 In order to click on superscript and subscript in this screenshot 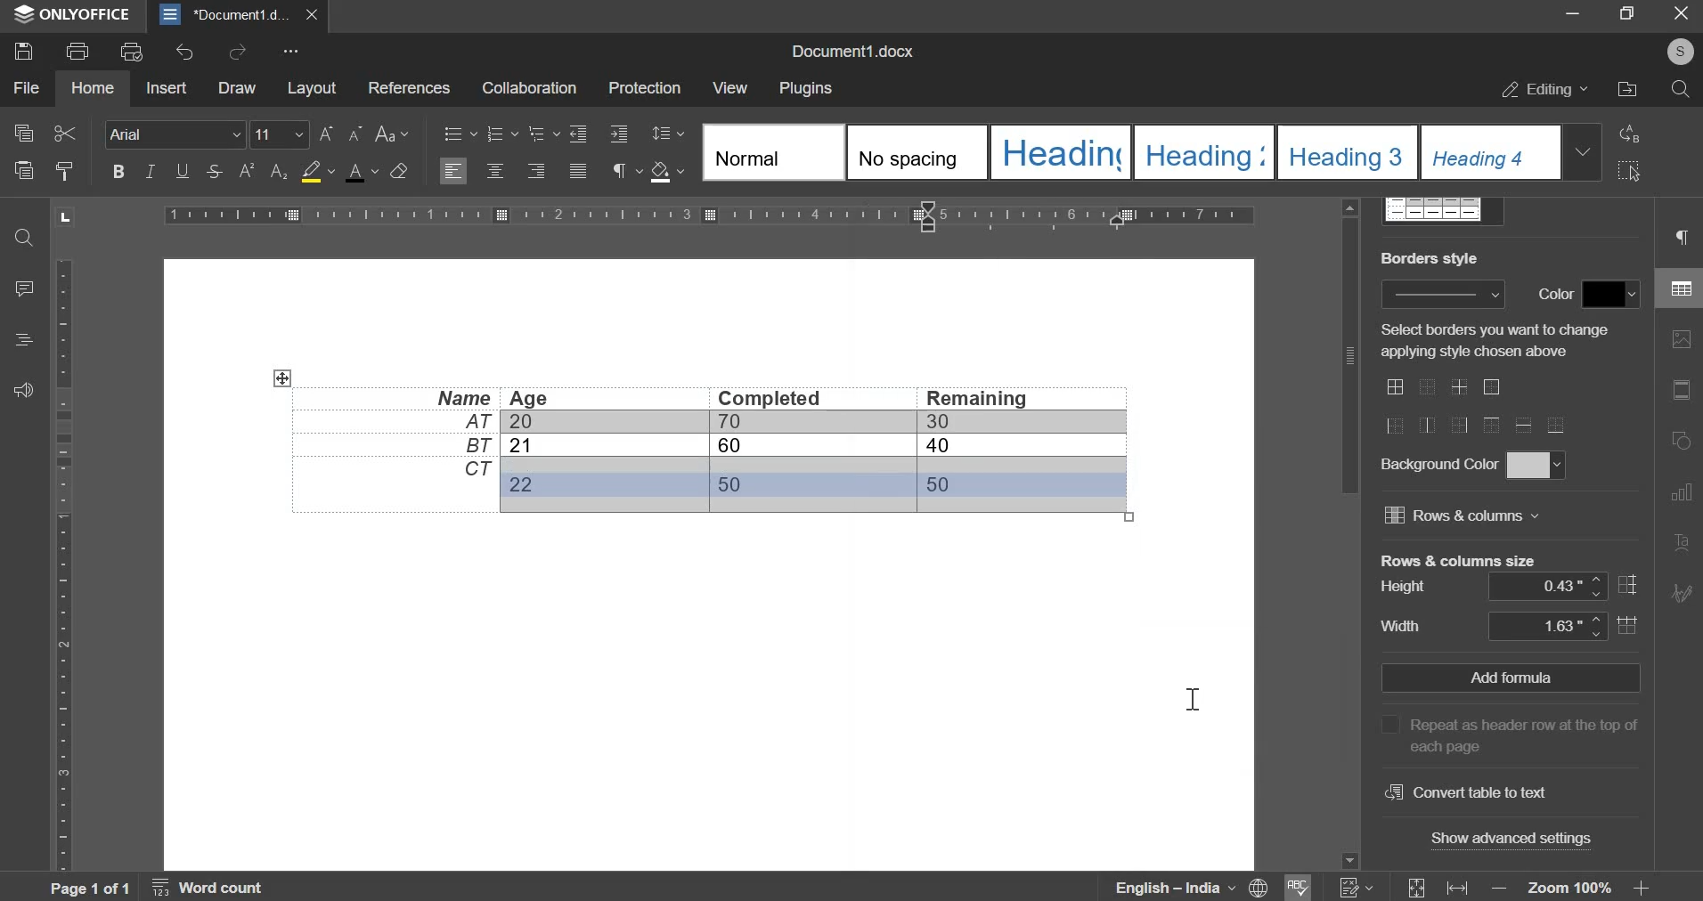, I will do `click(261, 171)`.